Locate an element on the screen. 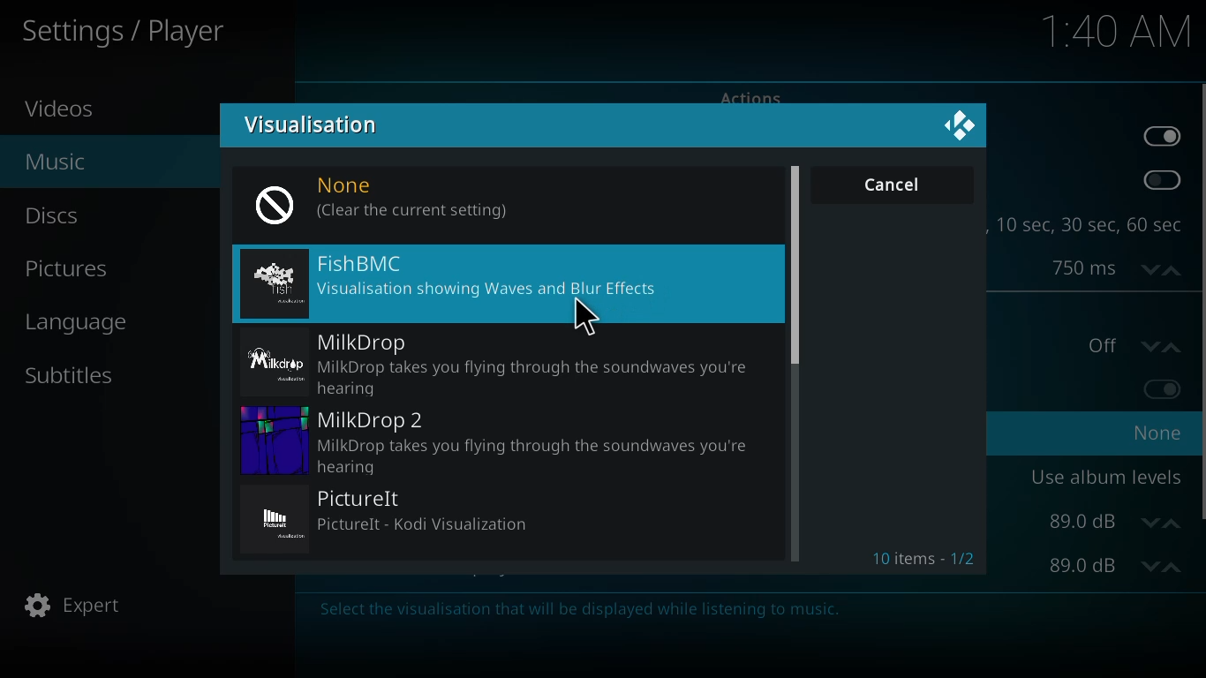 This screenshot has height=678, width=1206. enable is located at coordinates (1164, 388).